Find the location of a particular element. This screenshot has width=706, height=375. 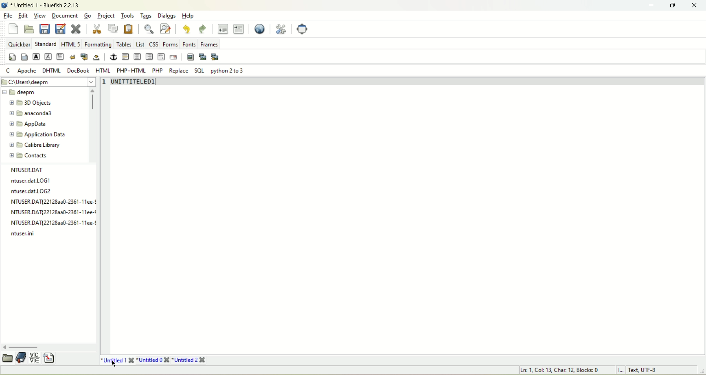

SOL is located at coordinates (200, 69).